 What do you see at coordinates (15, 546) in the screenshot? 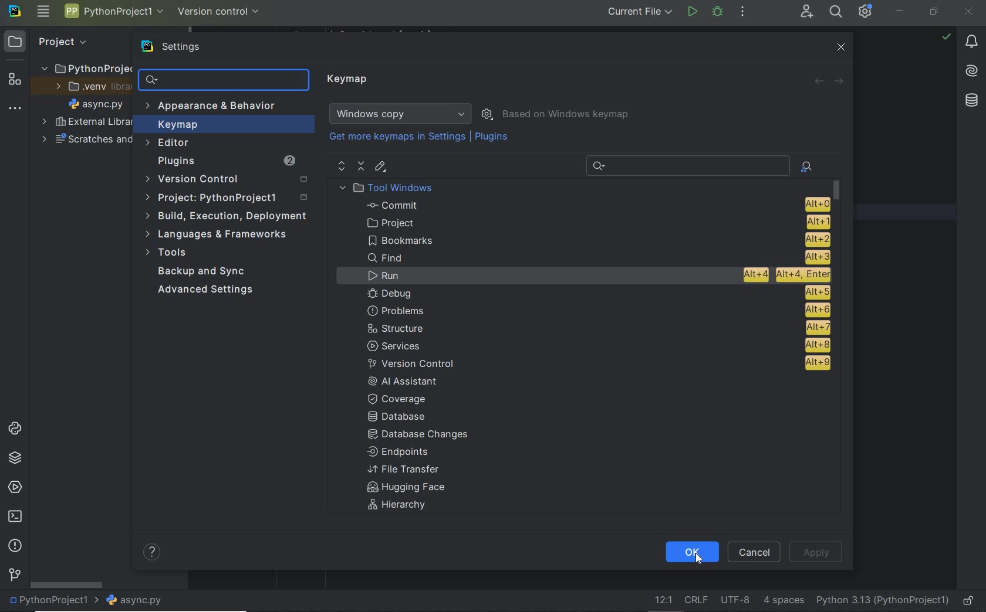
I see `problems` at bounding box center [15, 546].